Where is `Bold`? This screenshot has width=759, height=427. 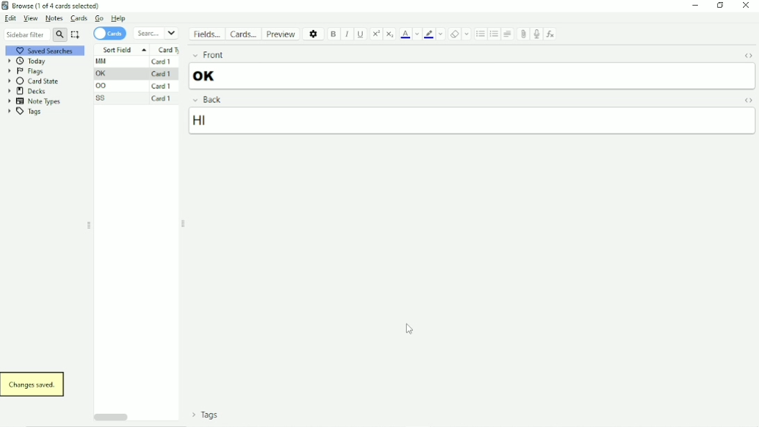 Bold is located at coordinates (334, 34).